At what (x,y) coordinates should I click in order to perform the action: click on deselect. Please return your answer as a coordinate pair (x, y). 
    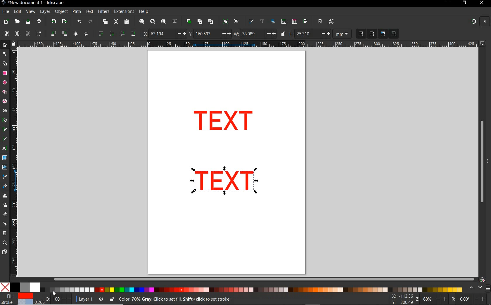
    Looking at the image, I should click on (27, 34).